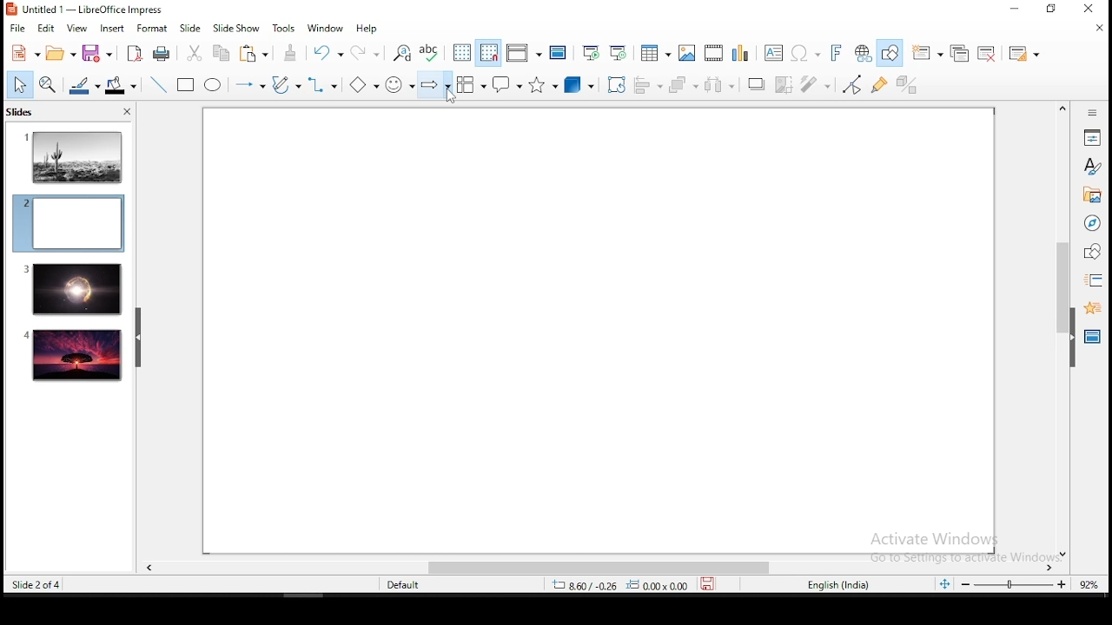 Image resolution: width=1112 pixels, height=625 pixels. What do you see at coordinates (580, 85) in the screenshot?
I see `3D objects` at bounding box center [580, 85].